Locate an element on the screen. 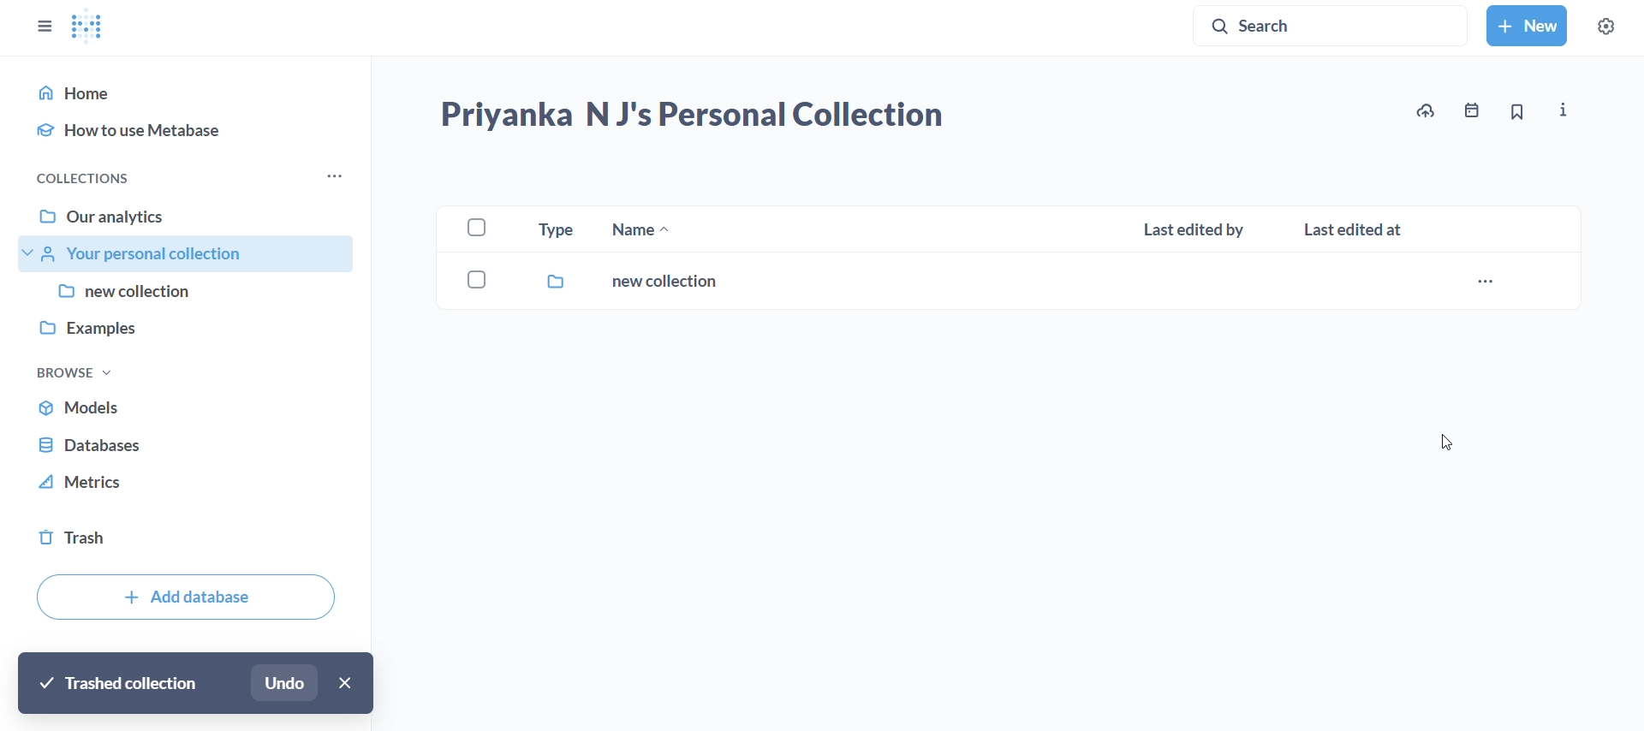  database is located at coordinates (185, 446).